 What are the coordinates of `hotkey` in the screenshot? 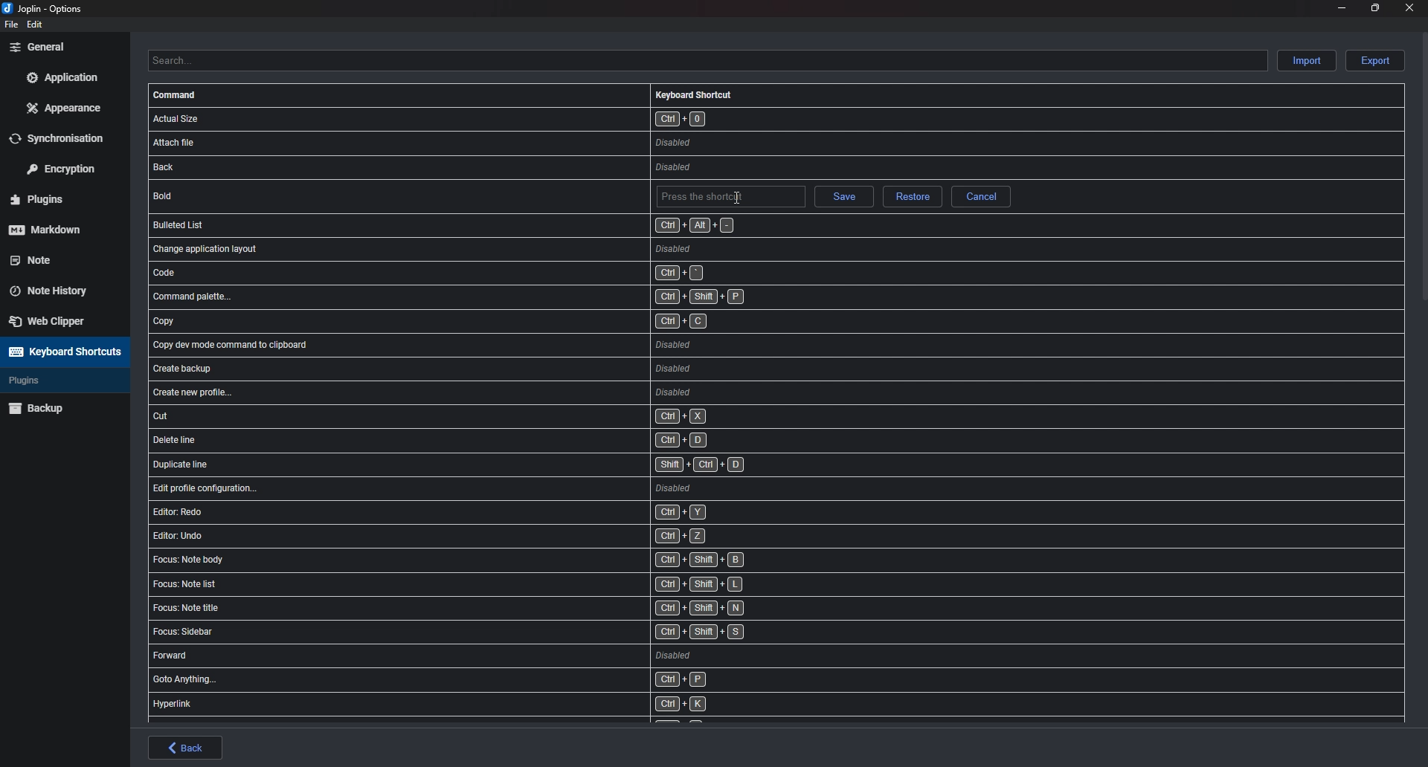 It's located at (730, 198).